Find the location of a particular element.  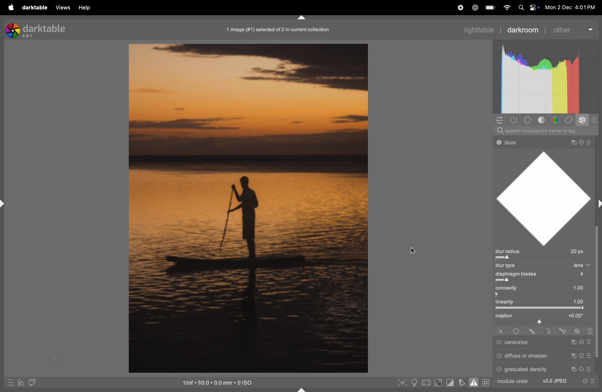

chatgpt is located at coordinates (475, 7).